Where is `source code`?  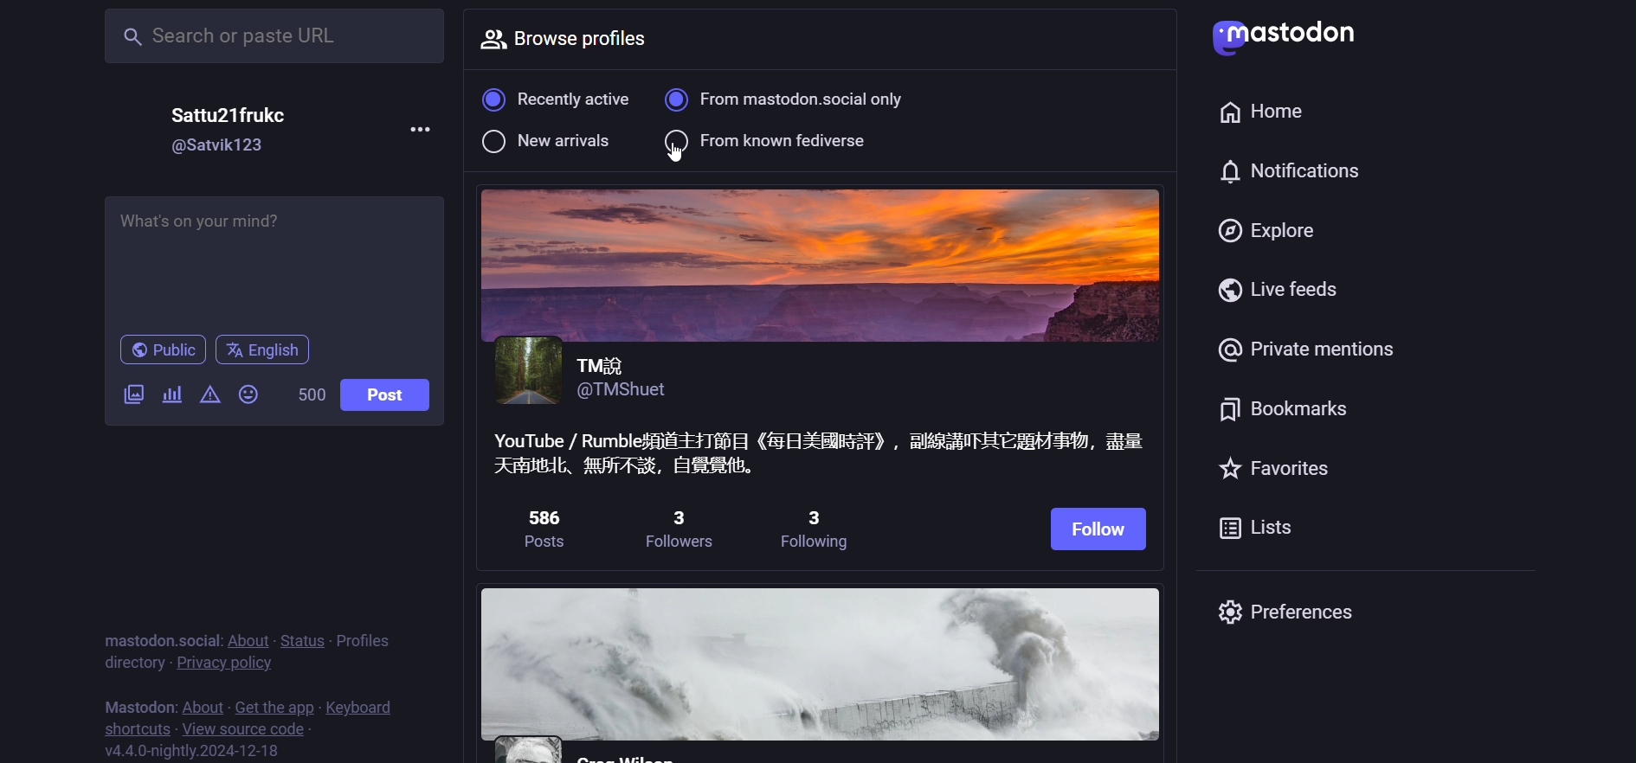
source code is located at coordinates (245, 728).